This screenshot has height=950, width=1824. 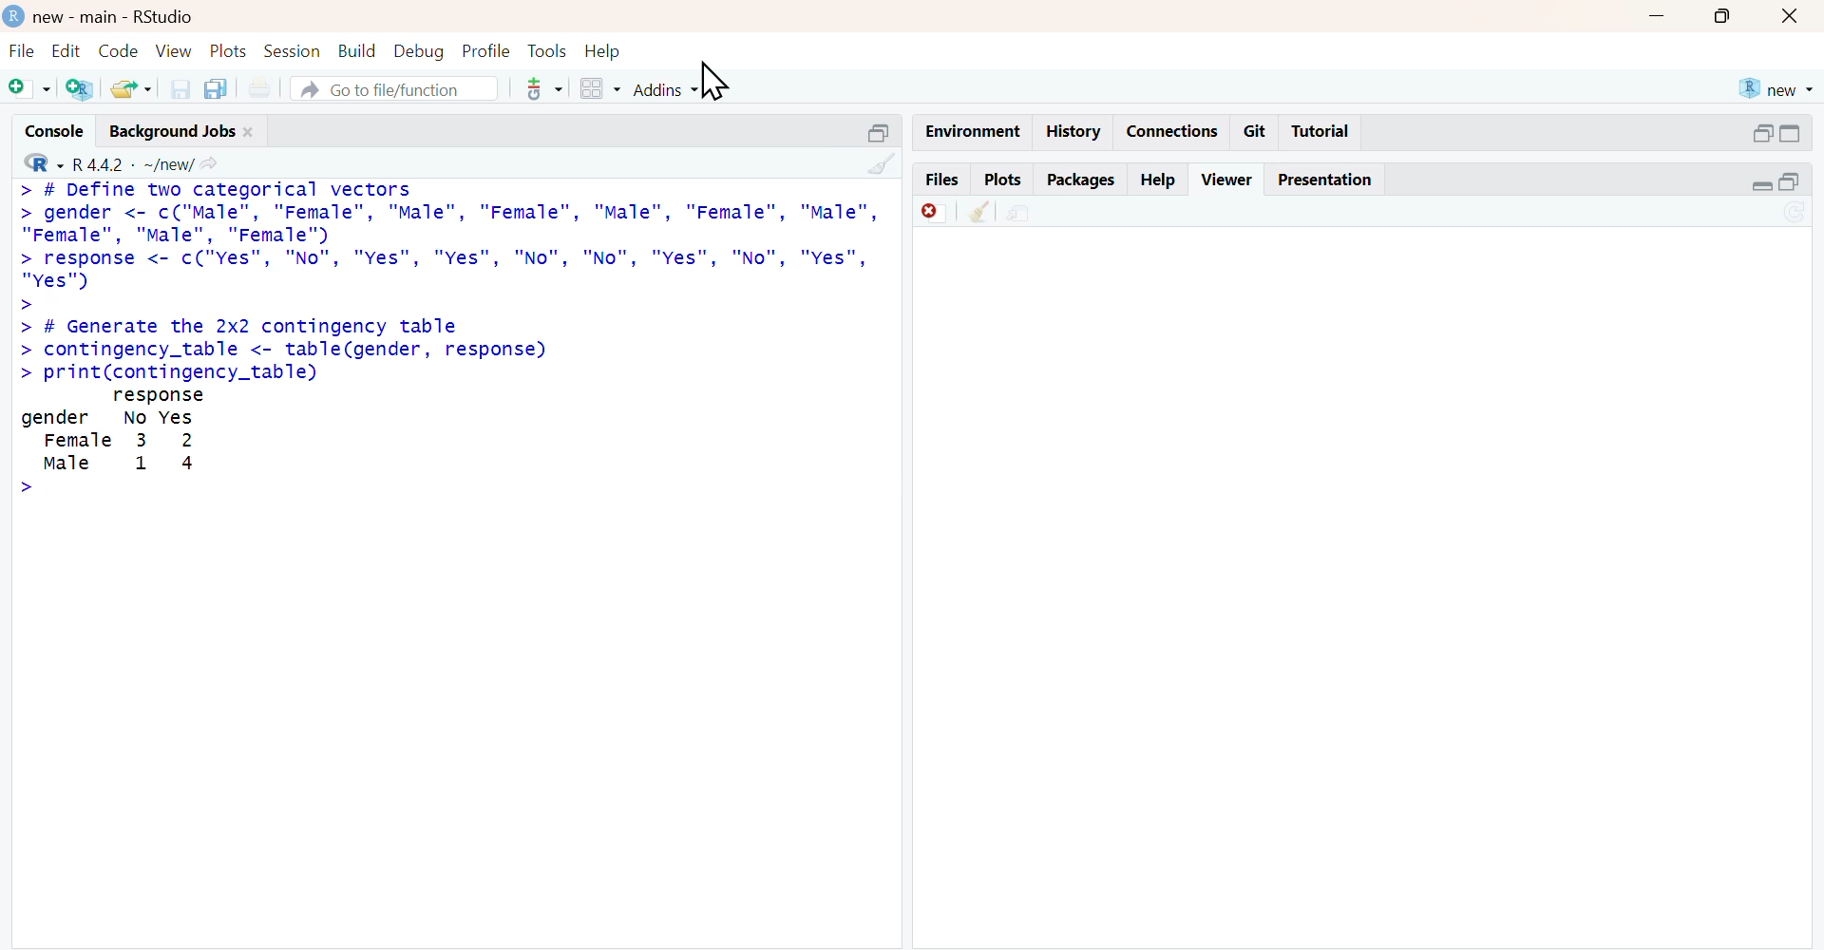 I want to click on file, so click(x=25, y=51).